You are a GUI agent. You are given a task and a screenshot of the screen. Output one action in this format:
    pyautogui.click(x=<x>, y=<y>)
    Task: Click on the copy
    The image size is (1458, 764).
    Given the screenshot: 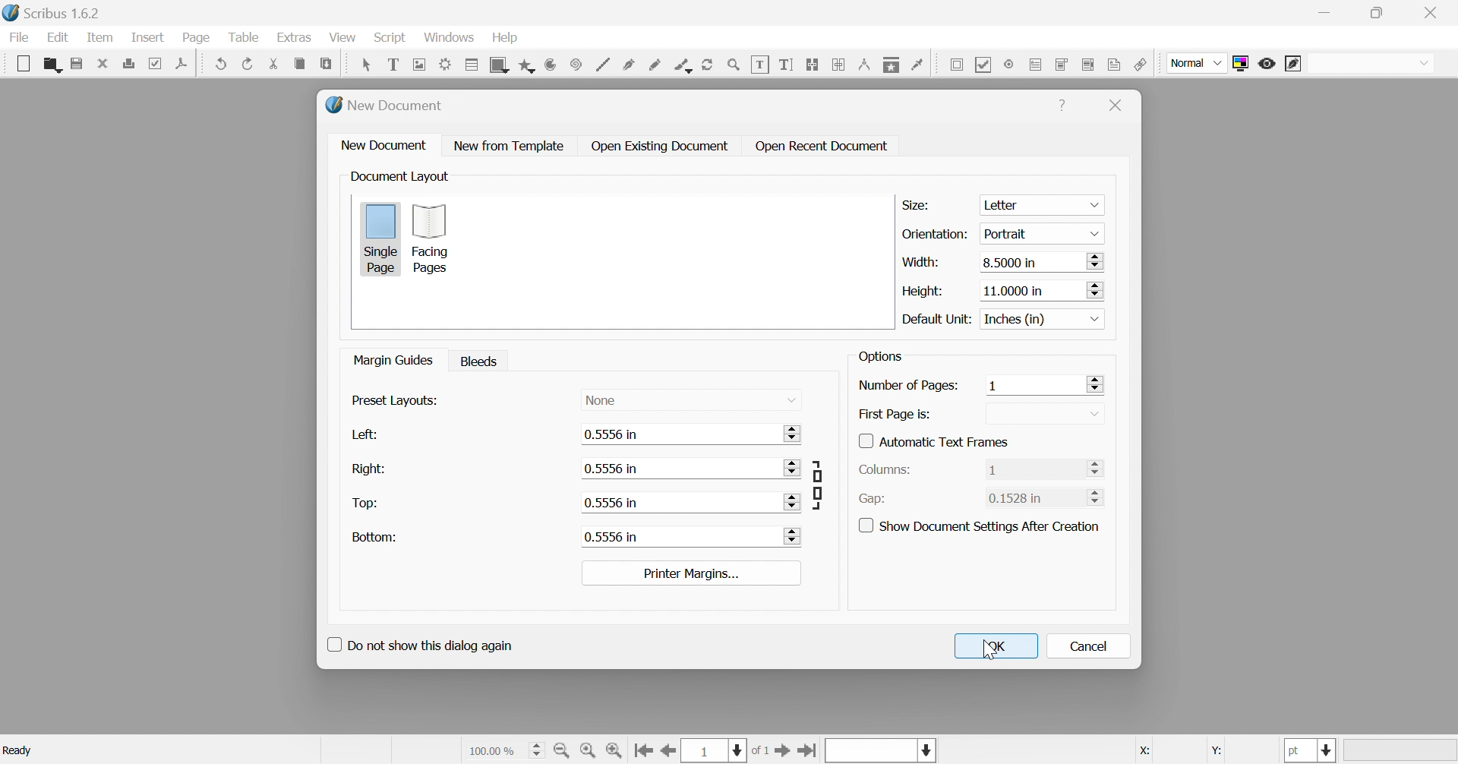 What is the action you would take?
    pyautogui.click(x=301, y=63)
    